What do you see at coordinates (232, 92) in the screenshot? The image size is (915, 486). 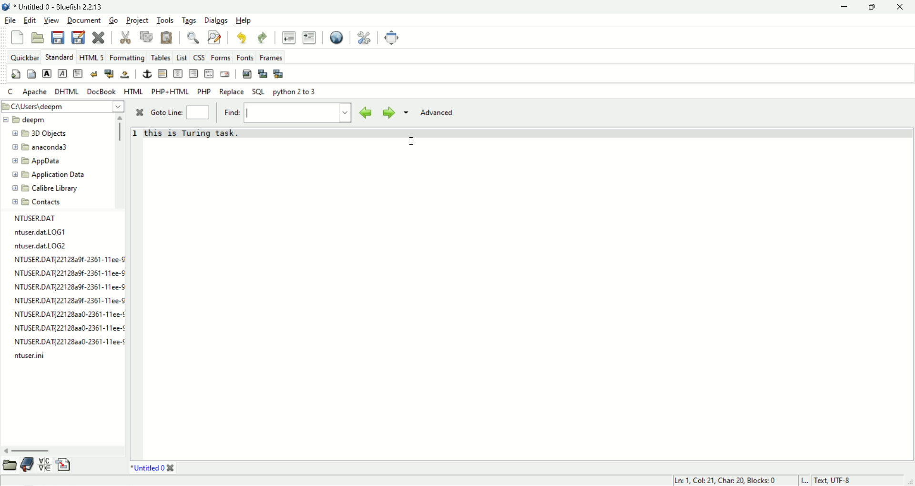 I see `Replace` at bounding box center [232, 92].